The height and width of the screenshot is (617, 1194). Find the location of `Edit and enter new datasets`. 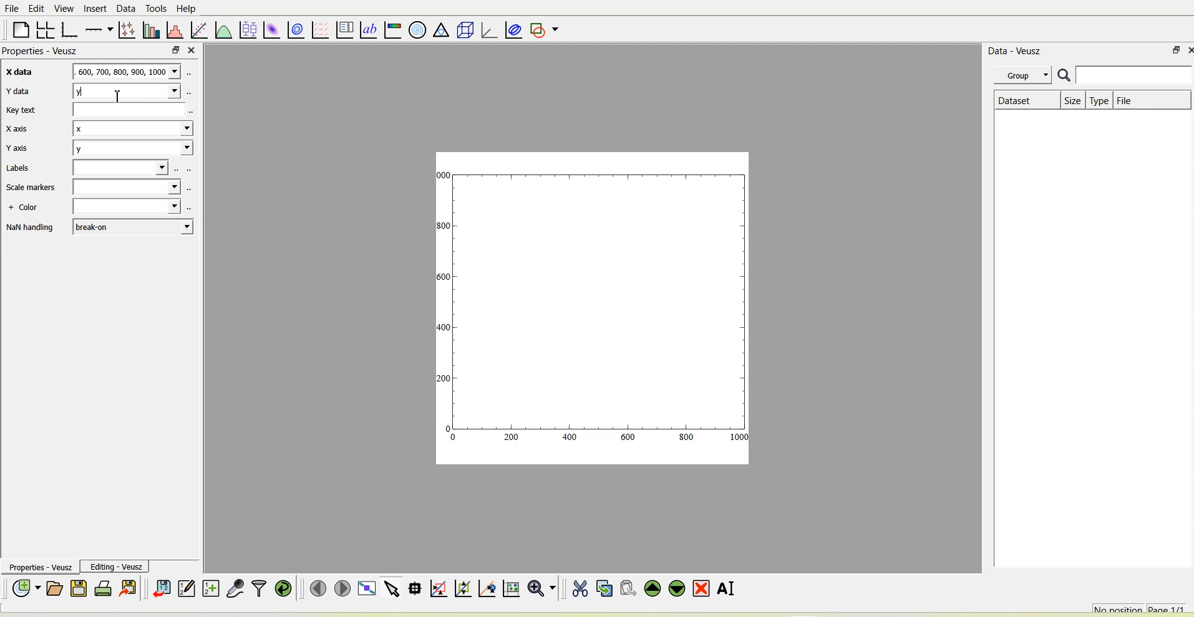

Edit and enter new datasets is located at coordinates (185, 588).